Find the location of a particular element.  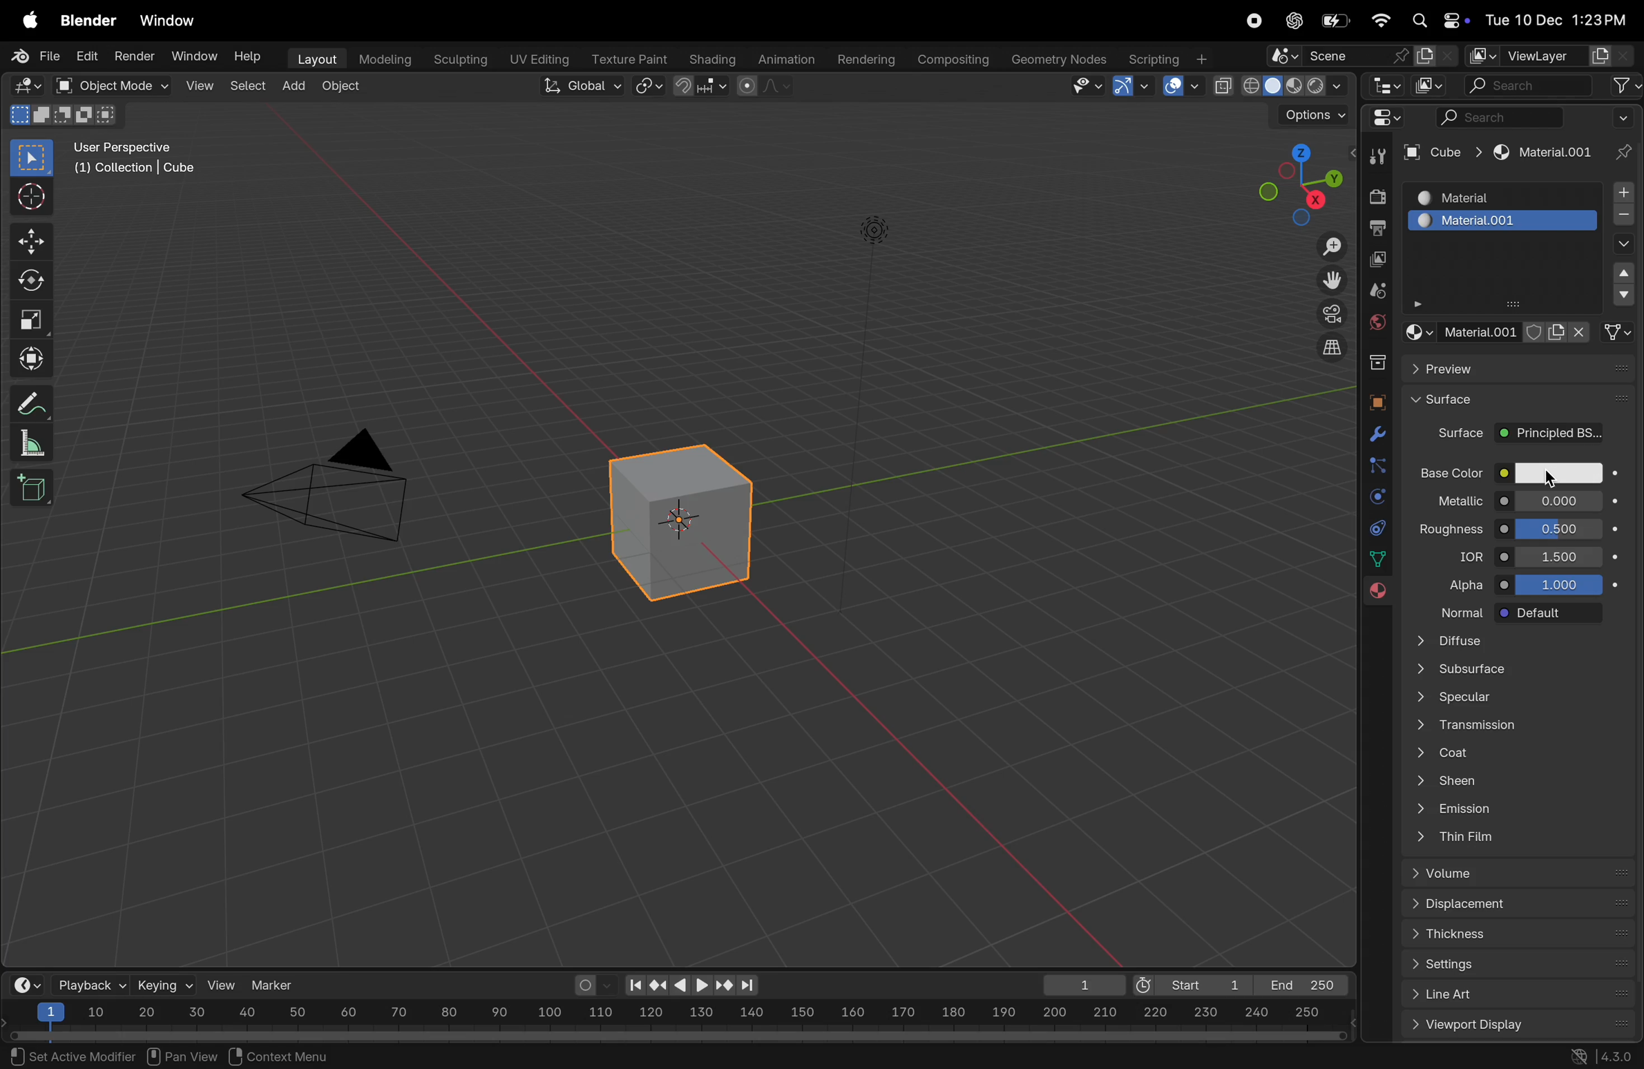

annotate is located at coordinates (27, 403).